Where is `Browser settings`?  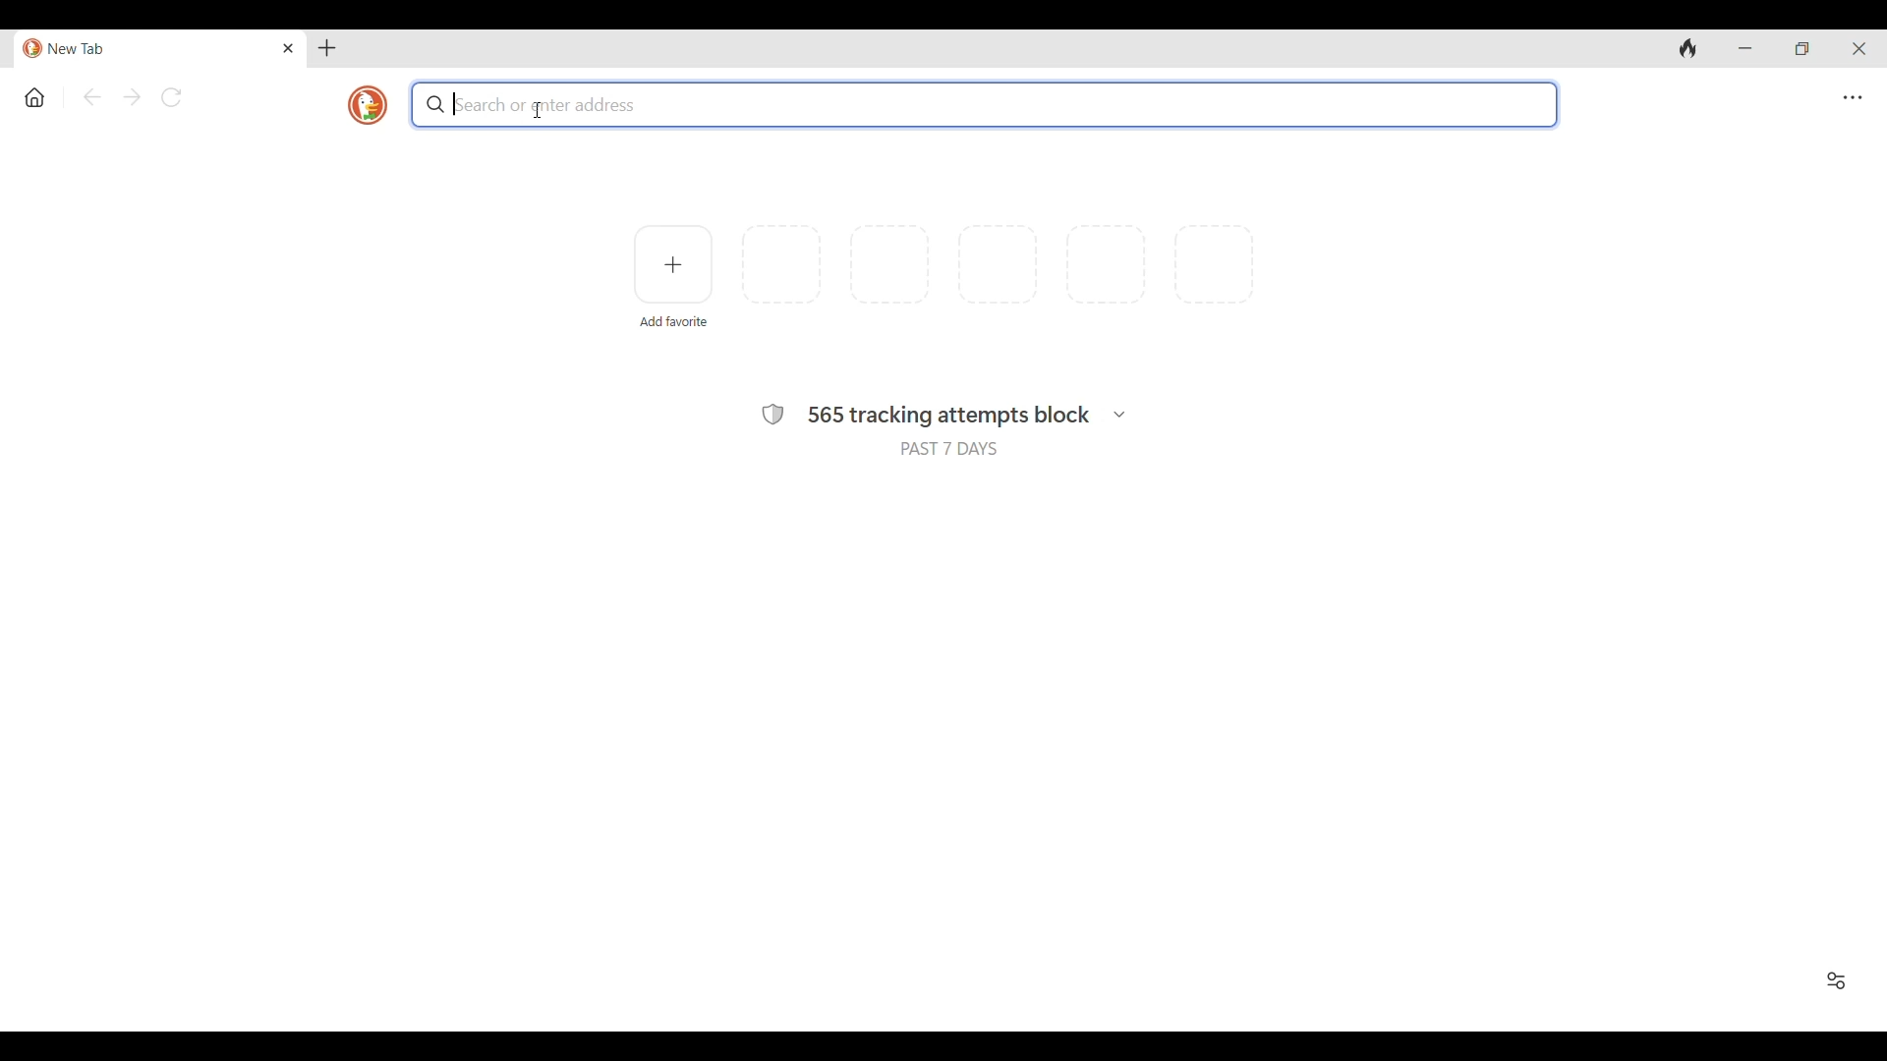
Browser settings is located at coordinates (1852, 98).